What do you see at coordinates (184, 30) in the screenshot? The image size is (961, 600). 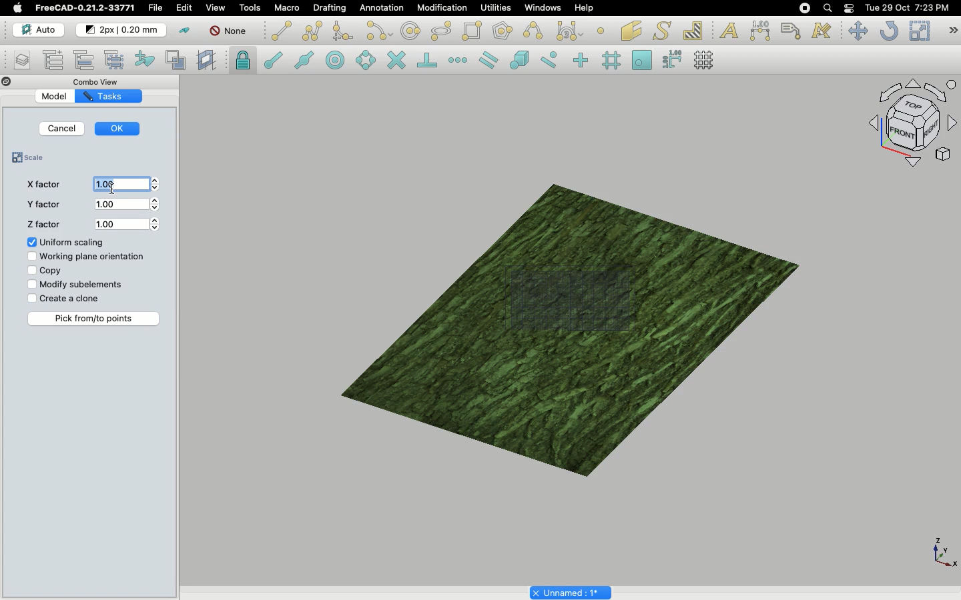 I see `Toggle construction mode` at bounding box center [184, 30].